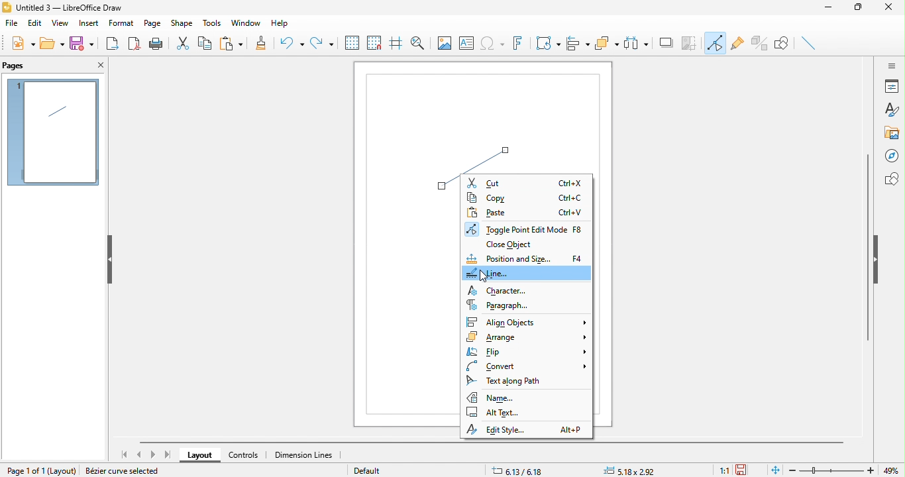 The image size is (905, 477). Describe the element at coordinates (667, 43) in the screenshot. I see `shadow` at that location.